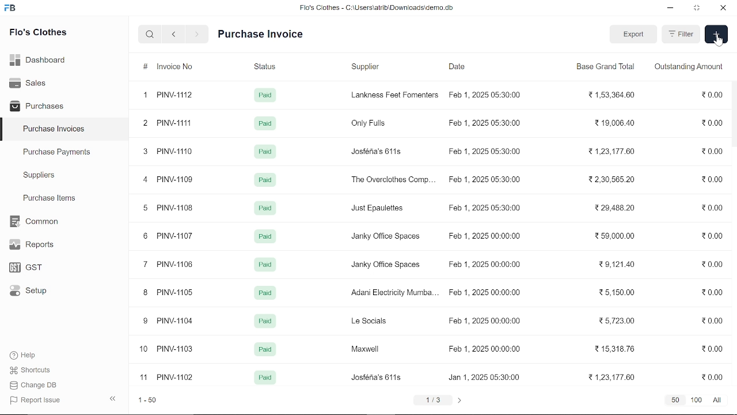 This screenshot has height=415, width=737. What do you see at coordinates (264, 67) in the screenshot?
I see `Status` at bounding box center [264, 67].